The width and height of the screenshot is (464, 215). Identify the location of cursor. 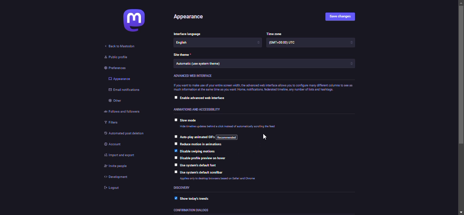
(265, 137).